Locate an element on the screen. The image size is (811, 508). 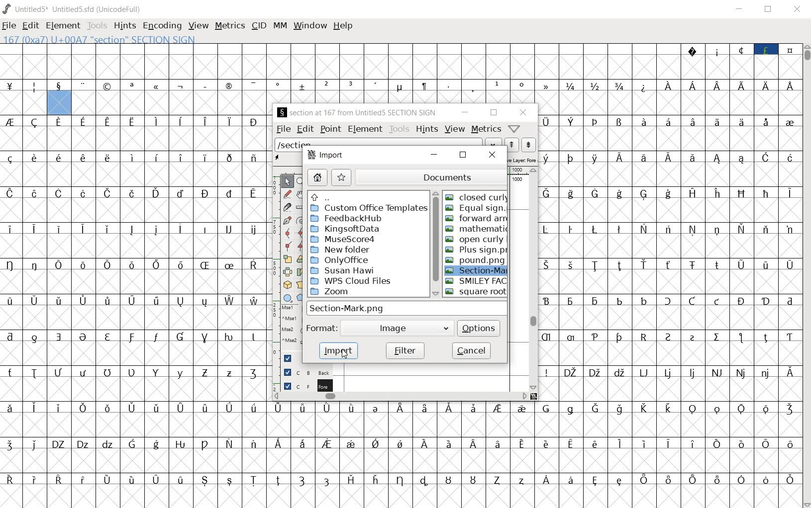
special letters is located at coordinates (667, 121).